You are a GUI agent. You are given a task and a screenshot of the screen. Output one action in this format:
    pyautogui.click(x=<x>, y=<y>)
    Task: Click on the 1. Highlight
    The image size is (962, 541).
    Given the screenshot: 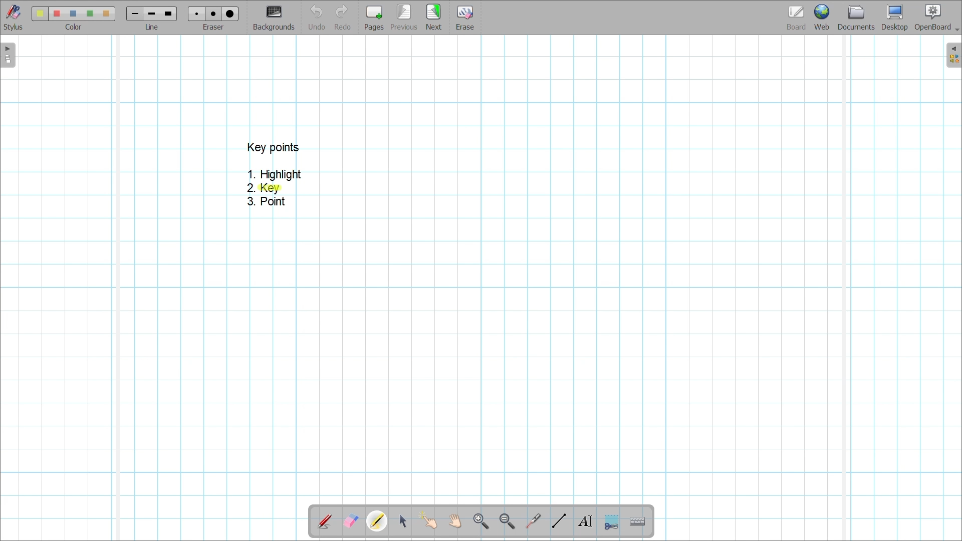 What is the action you would take?
    pyautogui.click(x=275, y=173)
    